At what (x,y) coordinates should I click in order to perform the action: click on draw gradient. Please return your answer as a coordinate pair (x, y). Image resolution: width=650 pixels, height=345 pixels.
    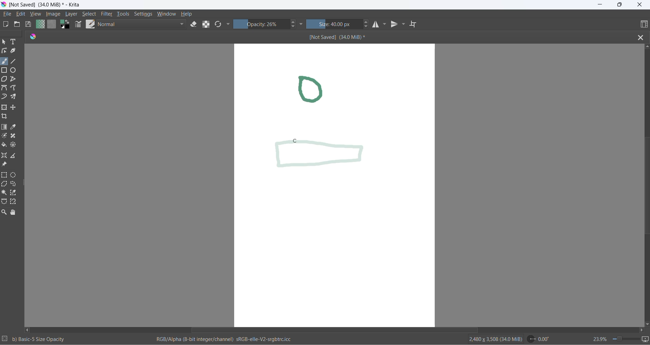
    Looking at the image, I should click on (5, 128).